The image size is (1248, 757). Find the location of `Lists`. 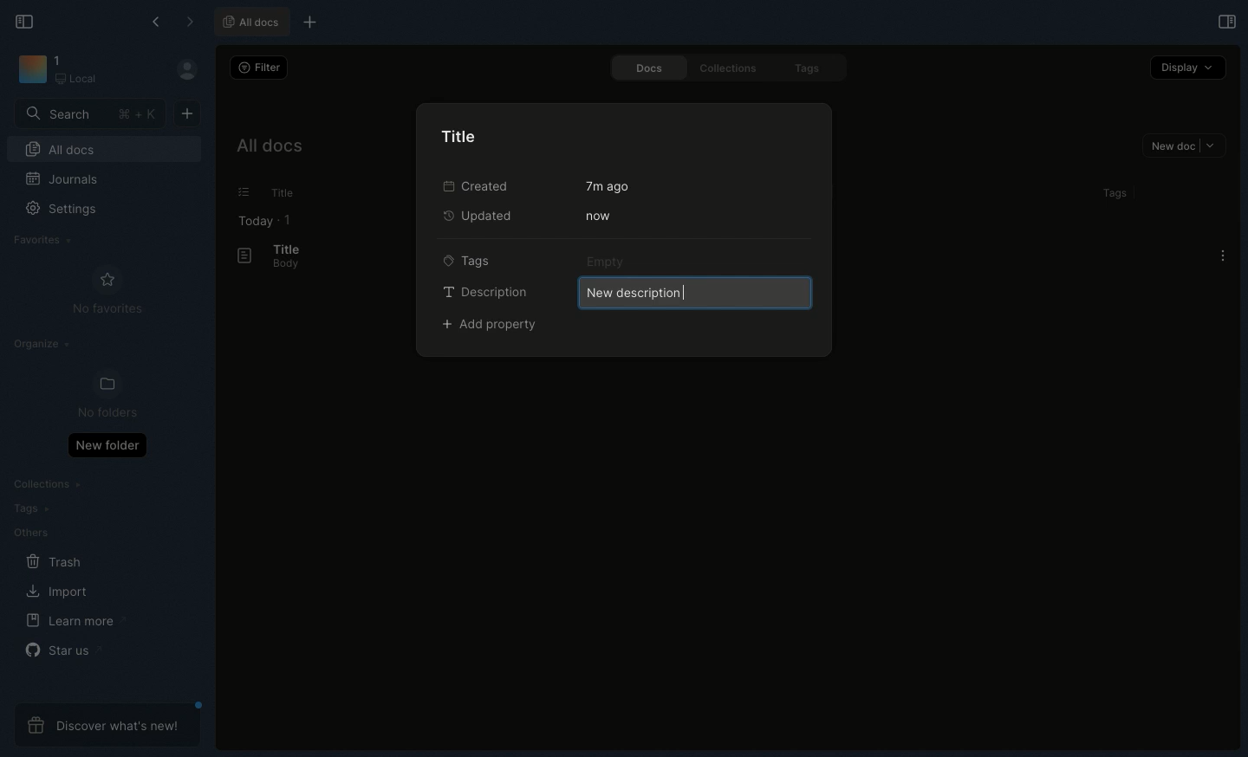

Lists is located at coordinates (238, 192).